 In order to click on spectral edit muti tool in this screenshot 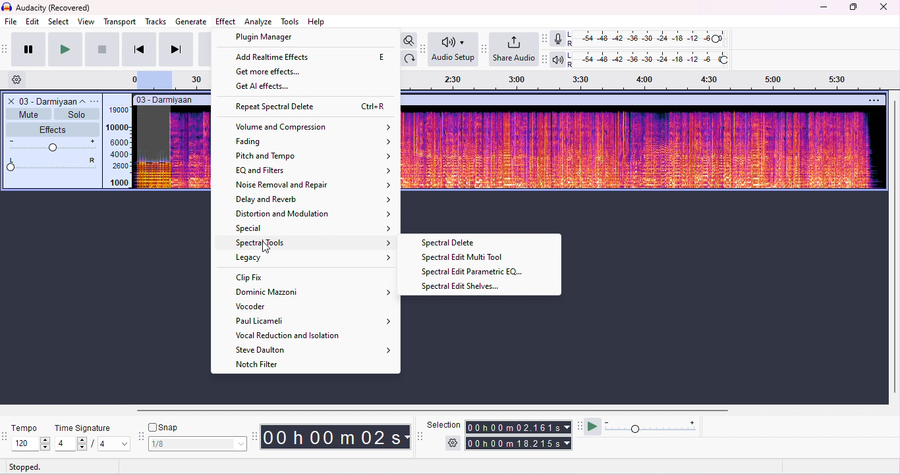, I will do `click(464, 258)`.